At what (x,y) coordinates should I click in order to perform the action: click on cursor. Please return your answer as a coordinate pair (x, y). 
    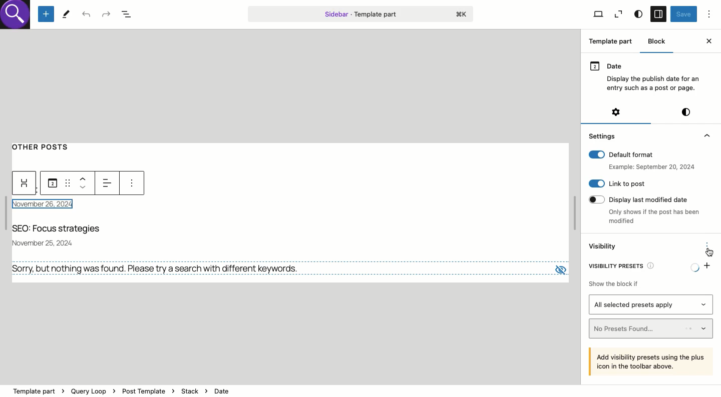
    Looking at the image, I should click on (709, 252).